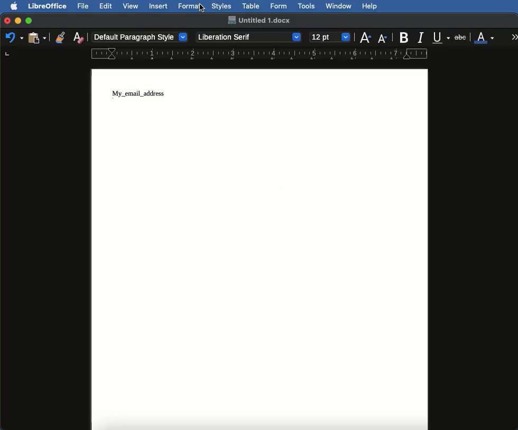  I want to click on Size decrease, so click(385, 38).